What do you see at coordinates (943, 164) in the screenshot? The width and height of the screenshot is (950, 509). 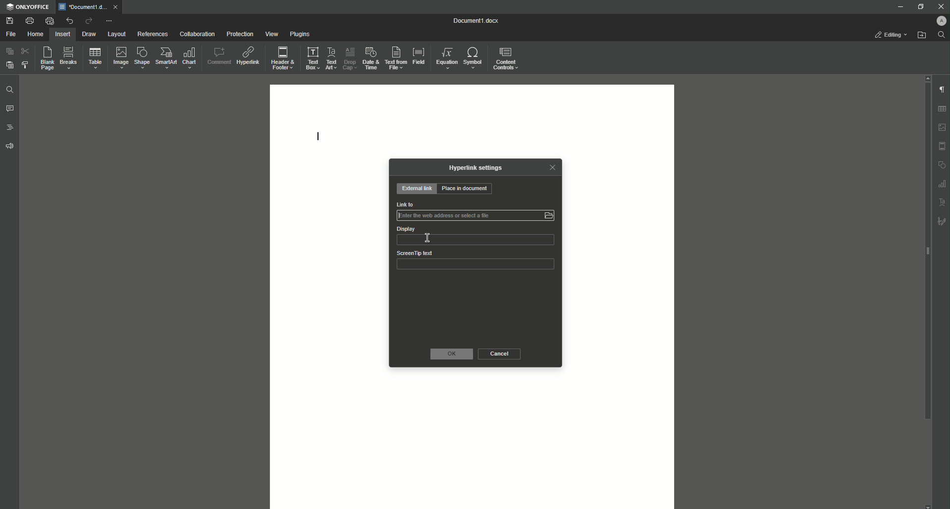 I see `shape settings` at bounding box center [943, 164].